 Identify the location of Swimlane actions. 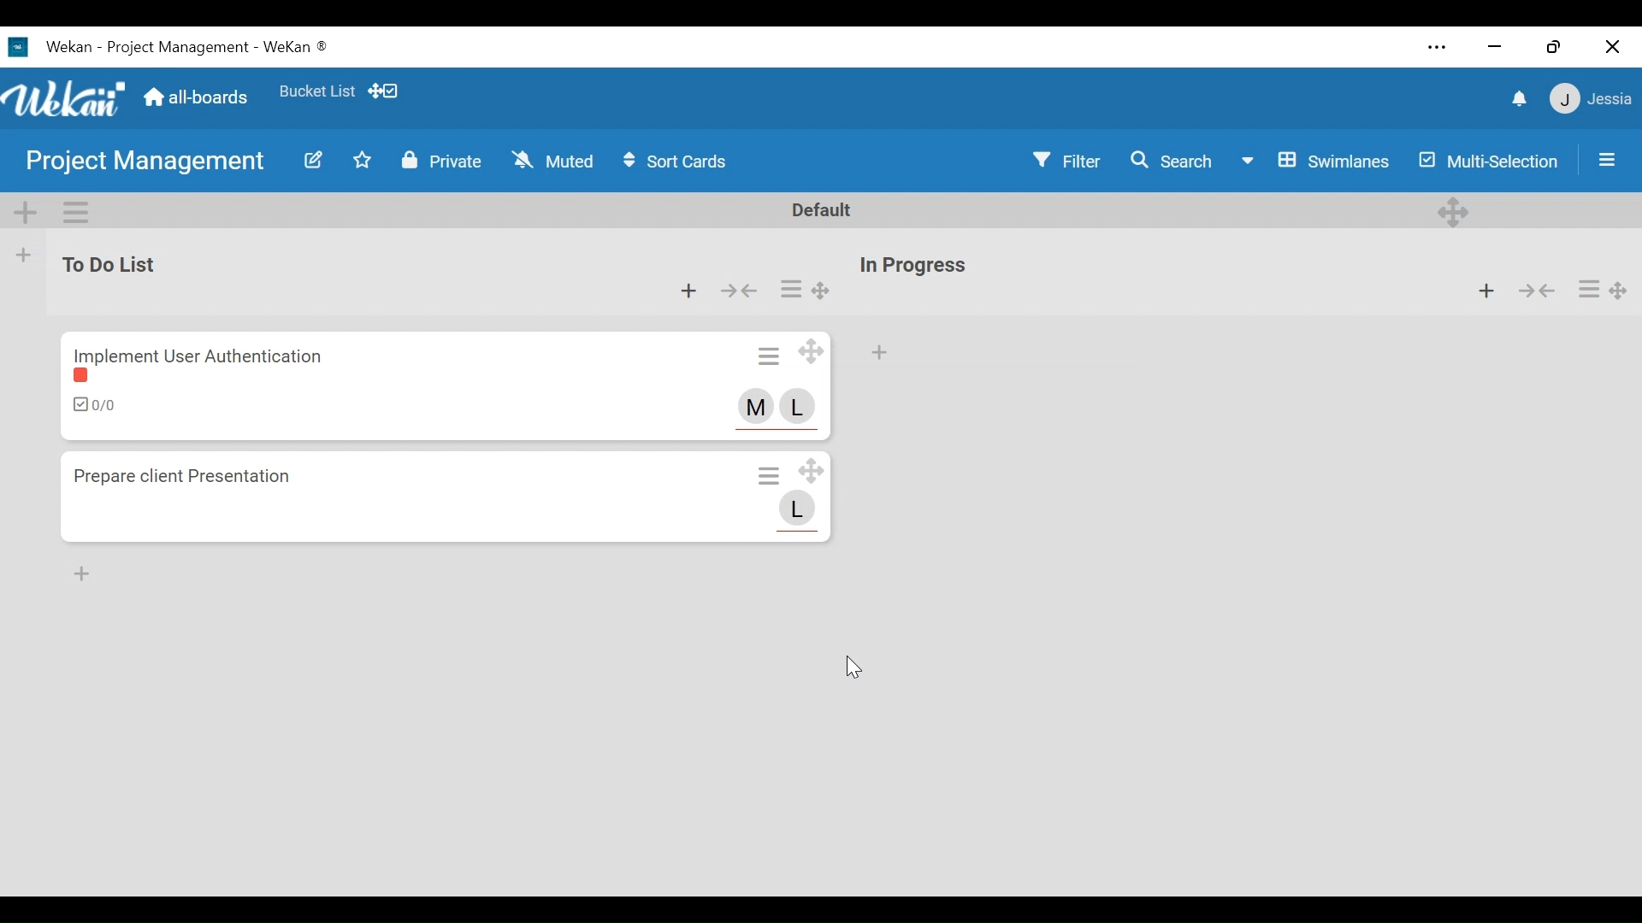
(75, 211).